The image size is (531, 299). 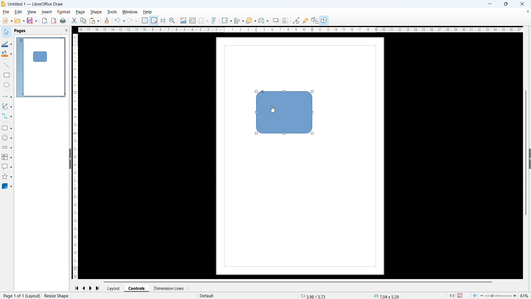 What do you see at coordinates (32, 21) in the screenshot?
I see `save ` at bounding box center [32, 21].